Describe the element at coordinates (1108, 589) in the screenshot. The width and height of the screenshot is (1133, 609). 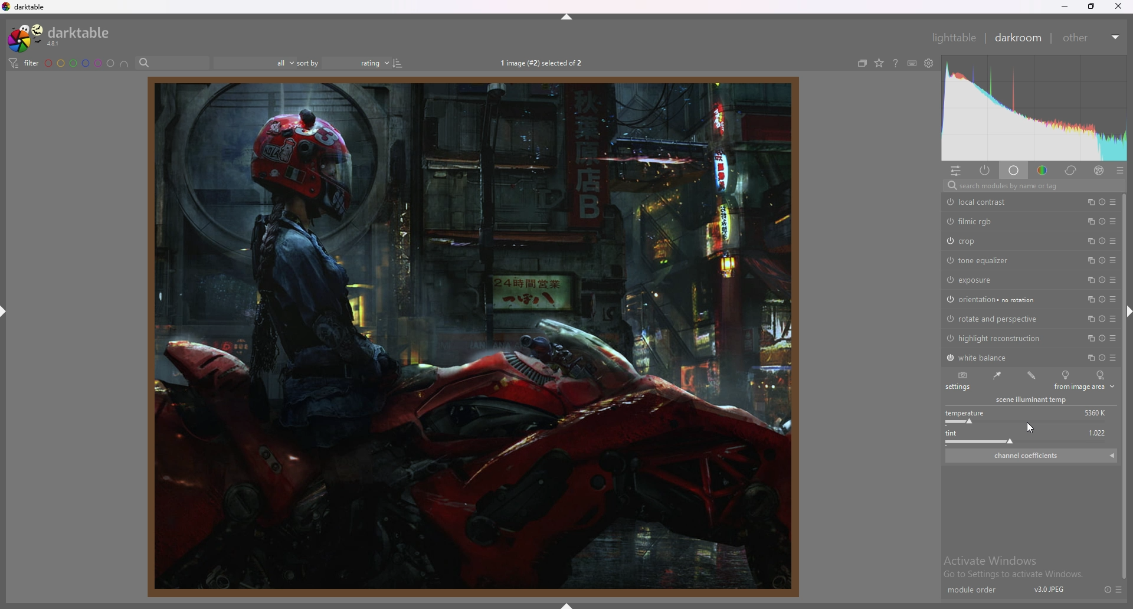
I see `reset` at that location.